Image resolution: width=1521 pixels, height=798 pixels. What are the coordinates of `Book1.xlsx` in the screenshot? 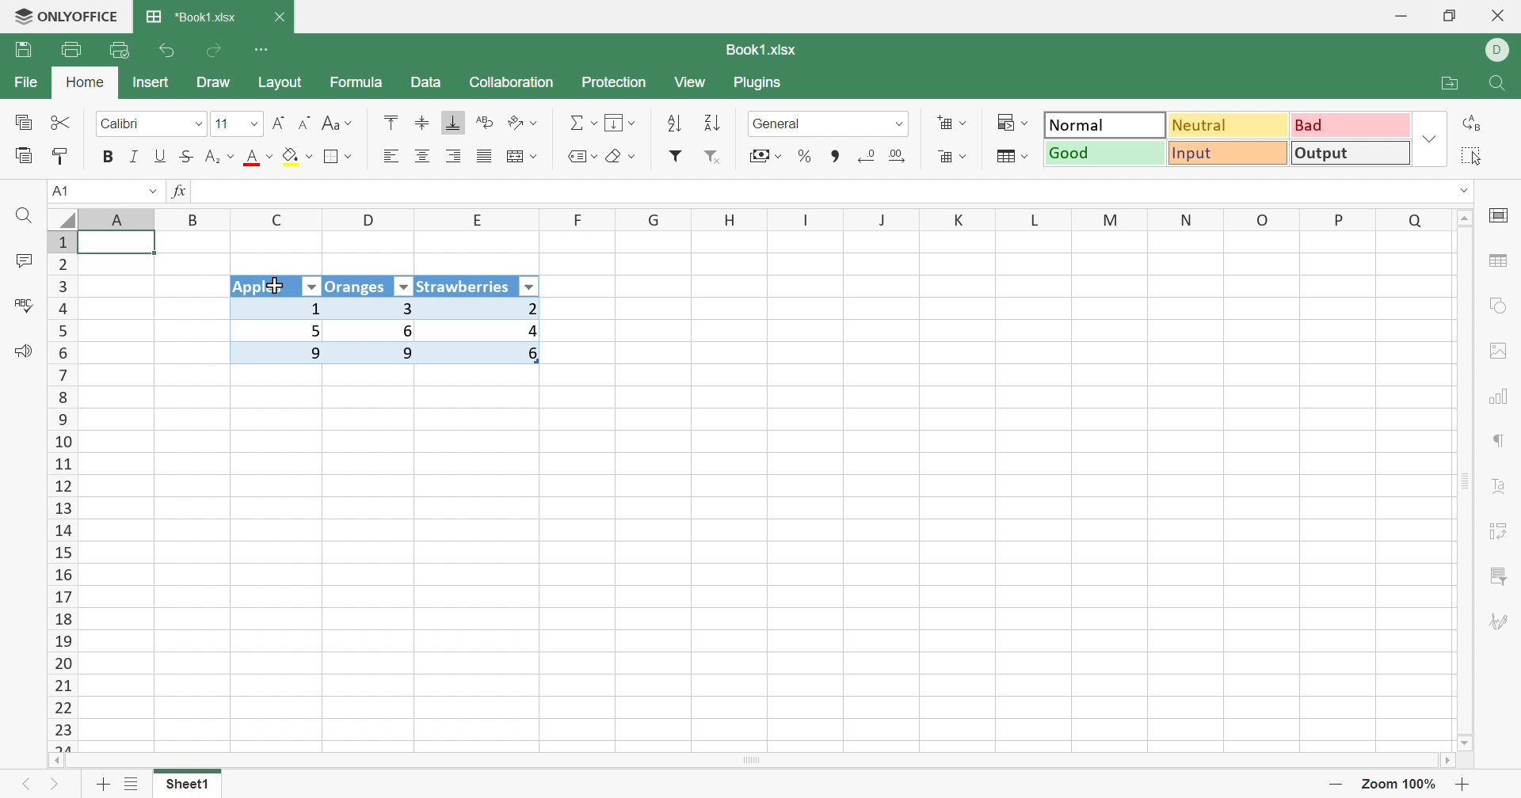 It's located at (759, 50).